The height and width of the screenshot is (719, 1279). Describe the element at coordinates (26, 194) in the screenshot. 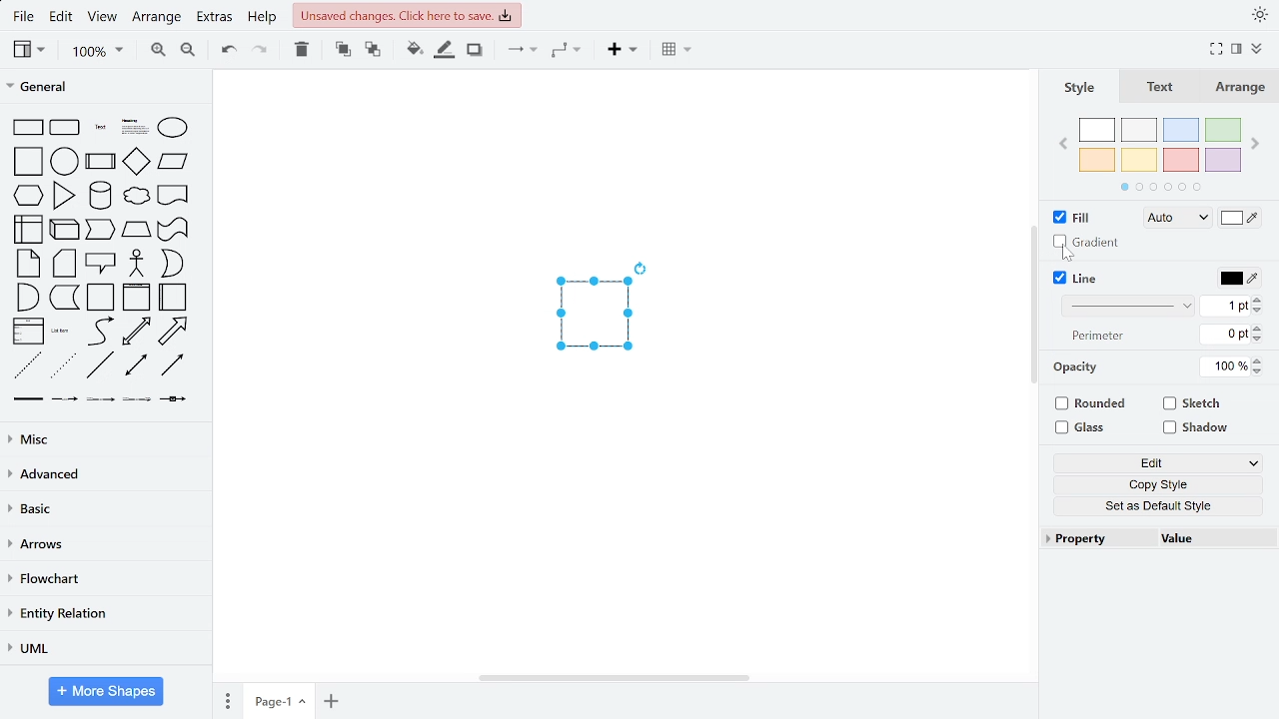

I see `general shapes` at that location.